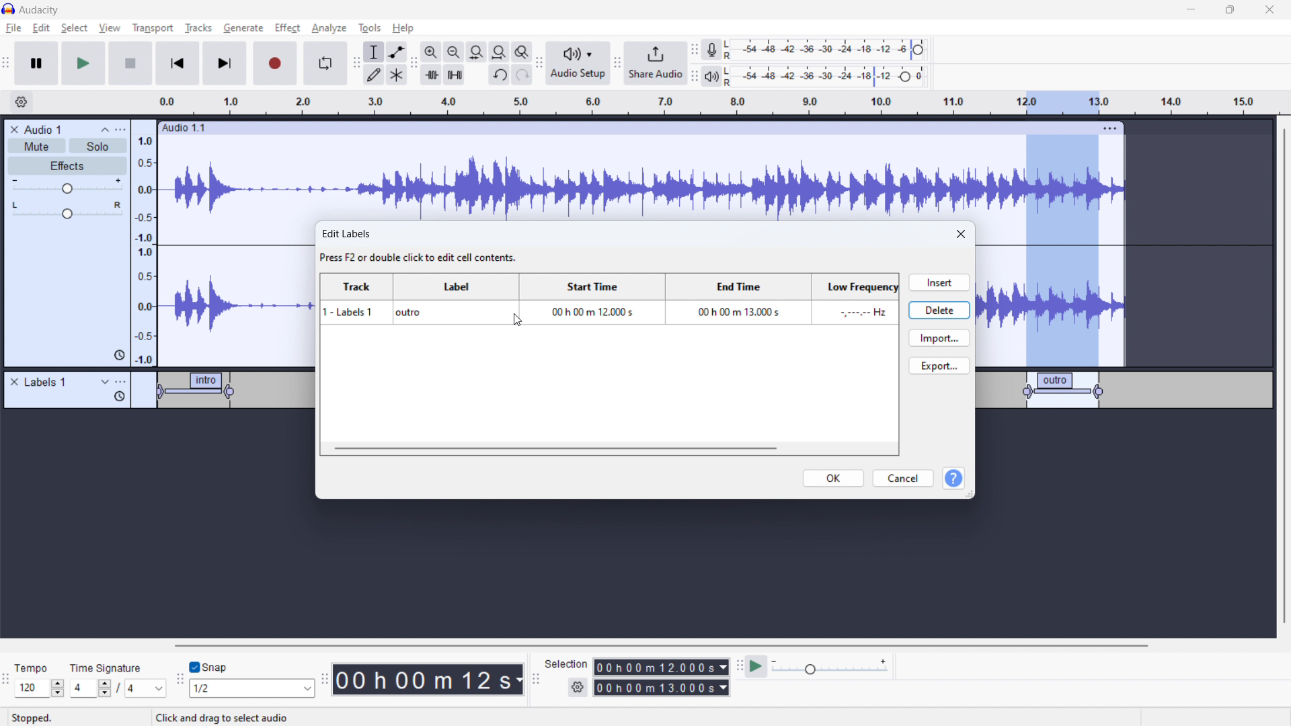 The height and width of the screenshot is (726, 1291). Describe the element at coordinates (243, 28) in the screenshot. I see `generate` at that location.